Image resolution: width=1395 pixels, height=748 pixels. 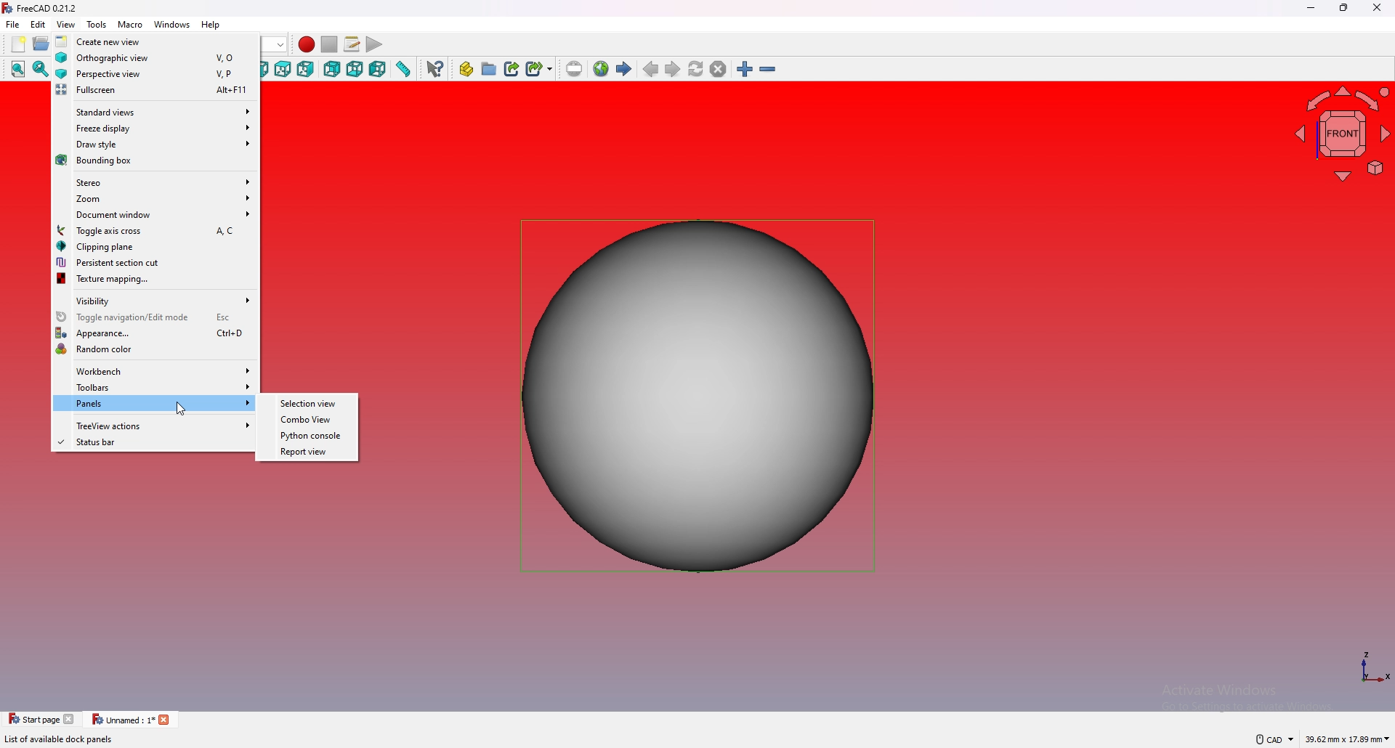 What do you see at coordinates (41, 44) in the screenshot?
I see `open` at bounding box center [41, 44].